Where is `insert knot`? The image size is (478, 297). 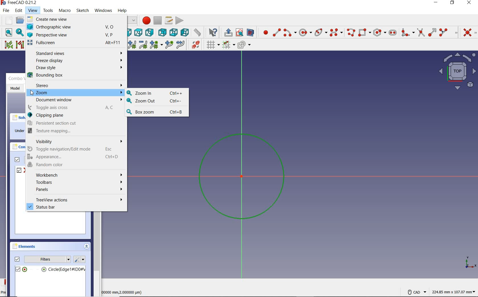 insert knot is located at coordinates (168, 44).